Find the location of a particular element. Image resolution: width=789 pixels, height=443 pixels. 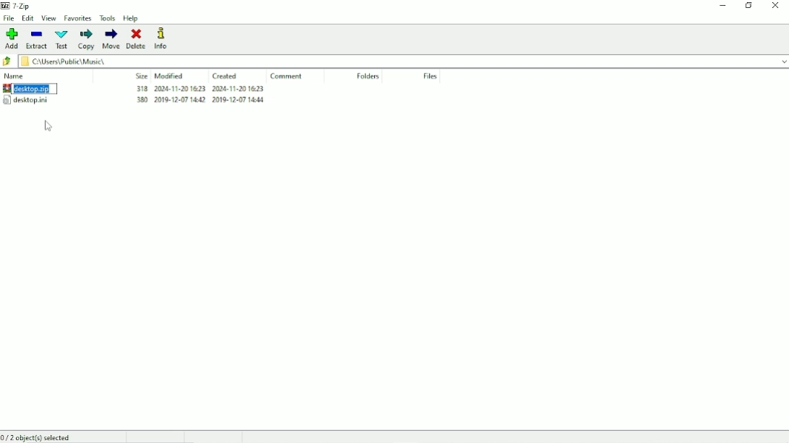

desktop.ini is located at coordinates (25, 100).